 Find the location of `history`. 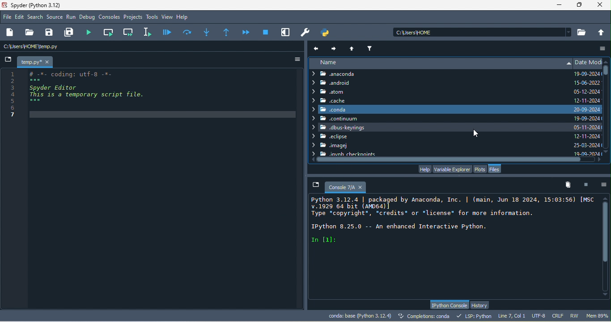

history is located at coordinates (481, 305).